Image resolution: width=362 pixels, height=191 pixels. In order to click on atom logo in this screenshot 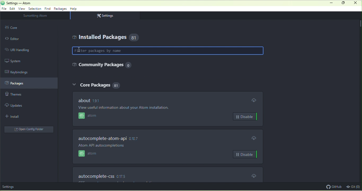, I will do `click(80, 154)`.